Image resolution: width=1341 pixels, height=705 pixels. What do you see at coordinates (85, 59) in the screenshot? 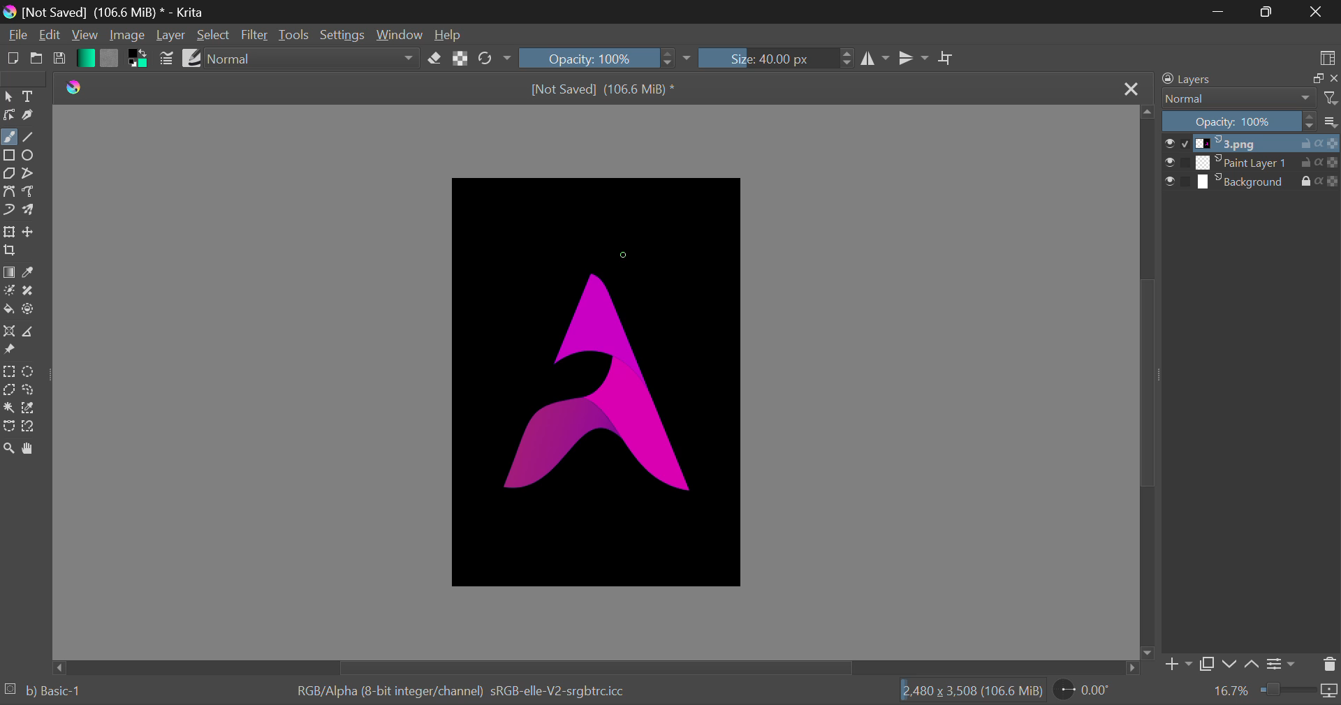
I see `Gradient` at bounding box center [85, 59].